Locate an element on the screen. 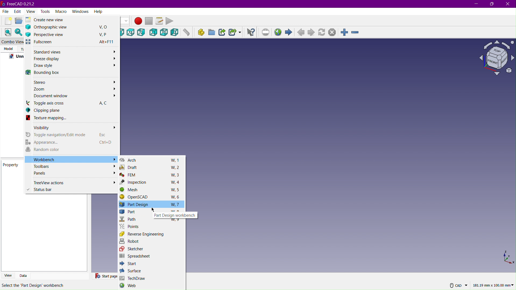  Reverse Engineering is located at coordinates (143, 234).